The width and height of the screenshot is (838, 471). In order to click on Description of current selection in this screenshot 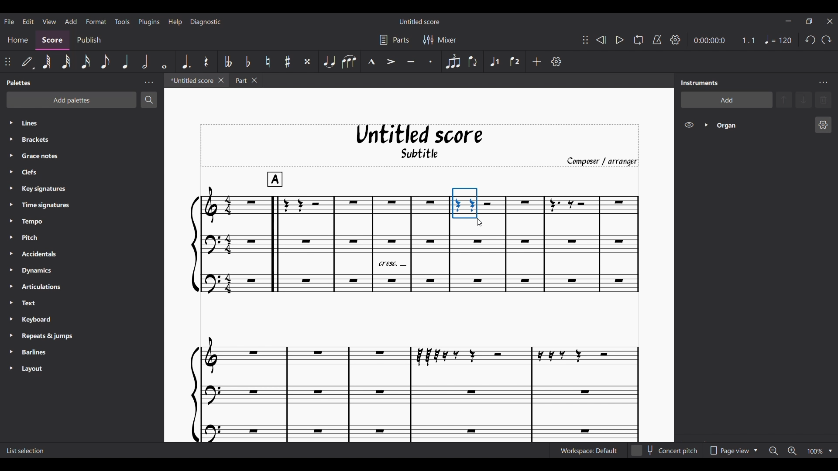, I will do `click(27, 451)`.